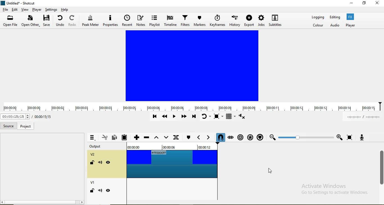 This screenshot has height=205, width=384. What do you see at coordinates (351, 17) in the screenshot?
I see `Fx` at bounding box center [351, 17].